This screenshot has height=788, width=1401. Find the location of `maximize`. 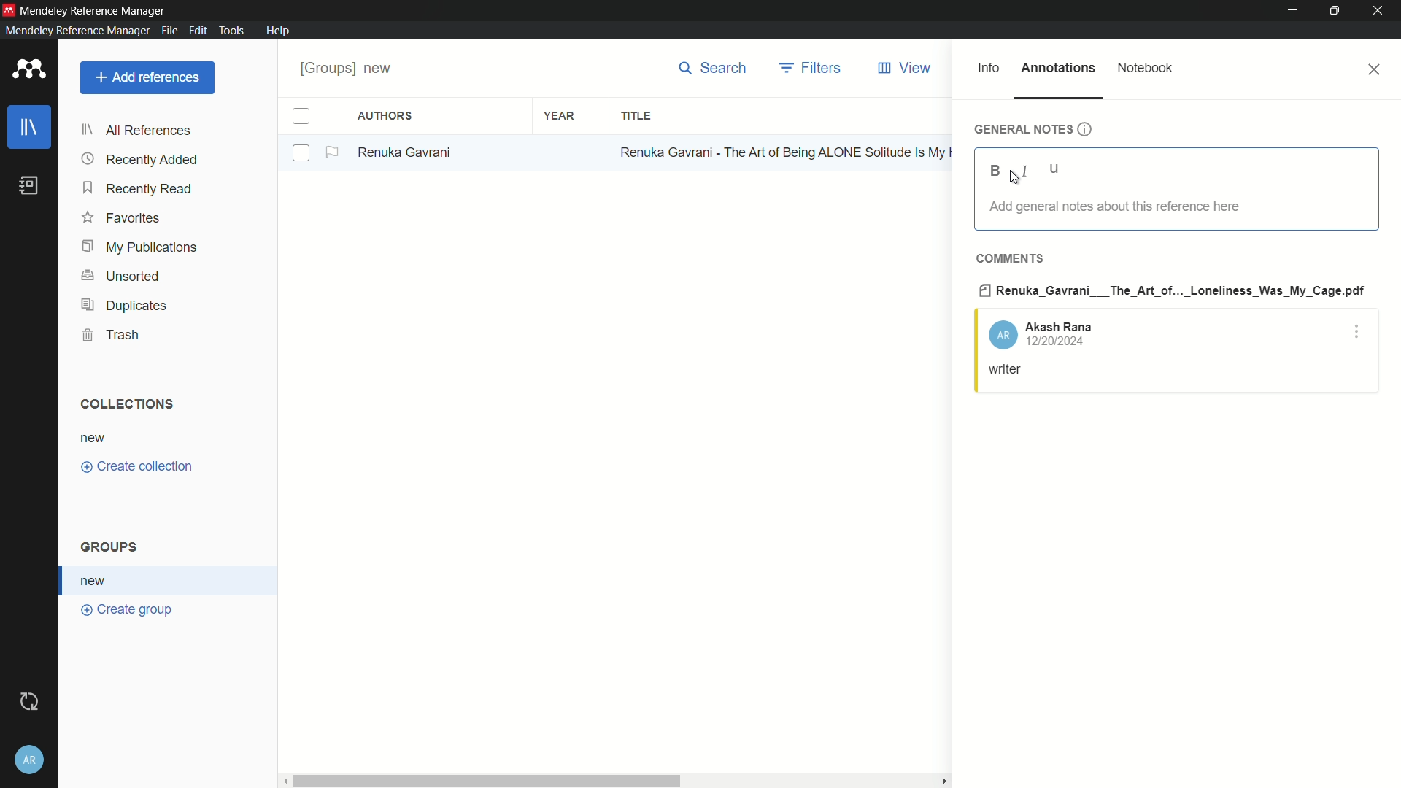

maximize is located at coordinates (1336, 11).